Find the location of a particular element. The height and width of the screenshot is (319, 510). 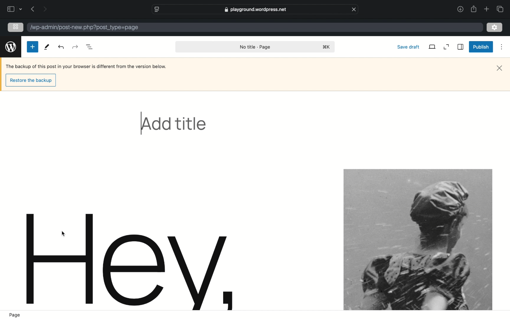

web address is located at coordinates (255, 9).